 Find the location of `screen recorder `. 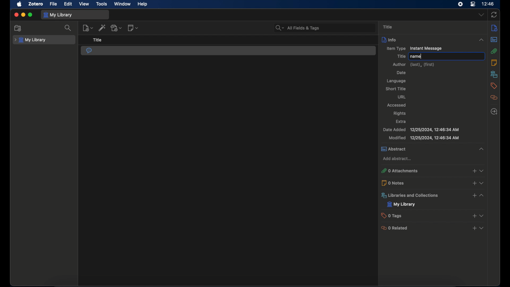

screen recorder  is located at coordinates (460, 4).